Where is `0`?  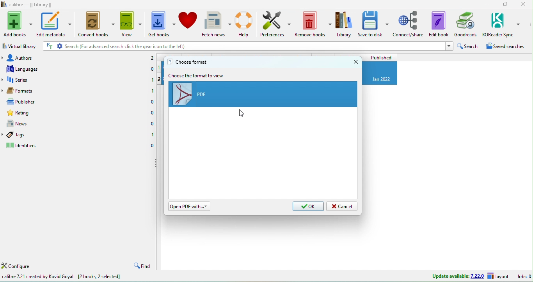
0 is located at coordinates (152, 124).